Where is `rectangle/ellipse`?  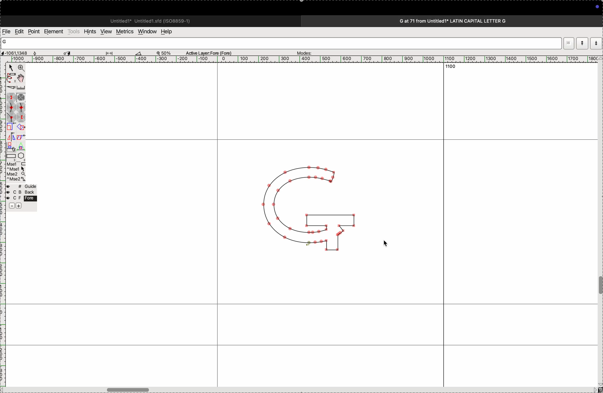 rectangle/ellipse is located at coordinates (11, 156).